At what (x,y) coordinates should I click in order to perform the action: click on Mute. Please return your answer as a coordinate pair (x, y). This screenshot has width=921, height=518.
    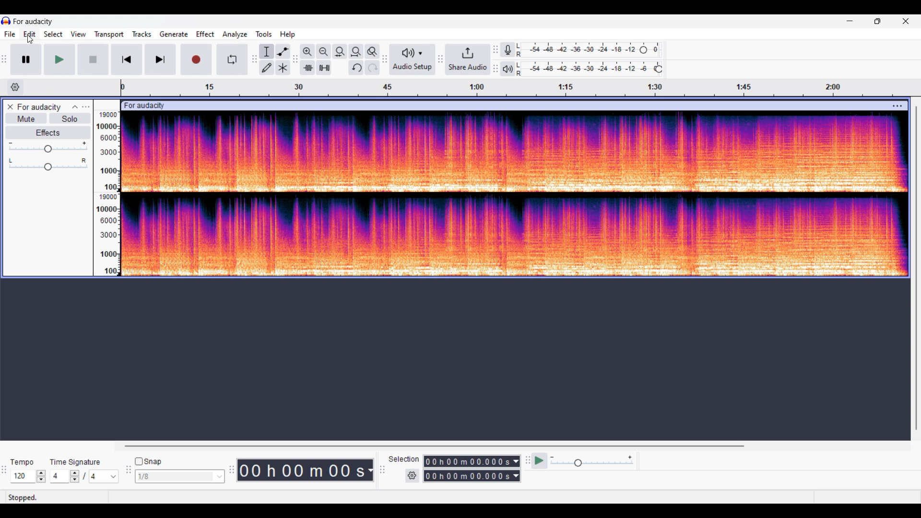
    Looking at the image, I should click on (26, 118).